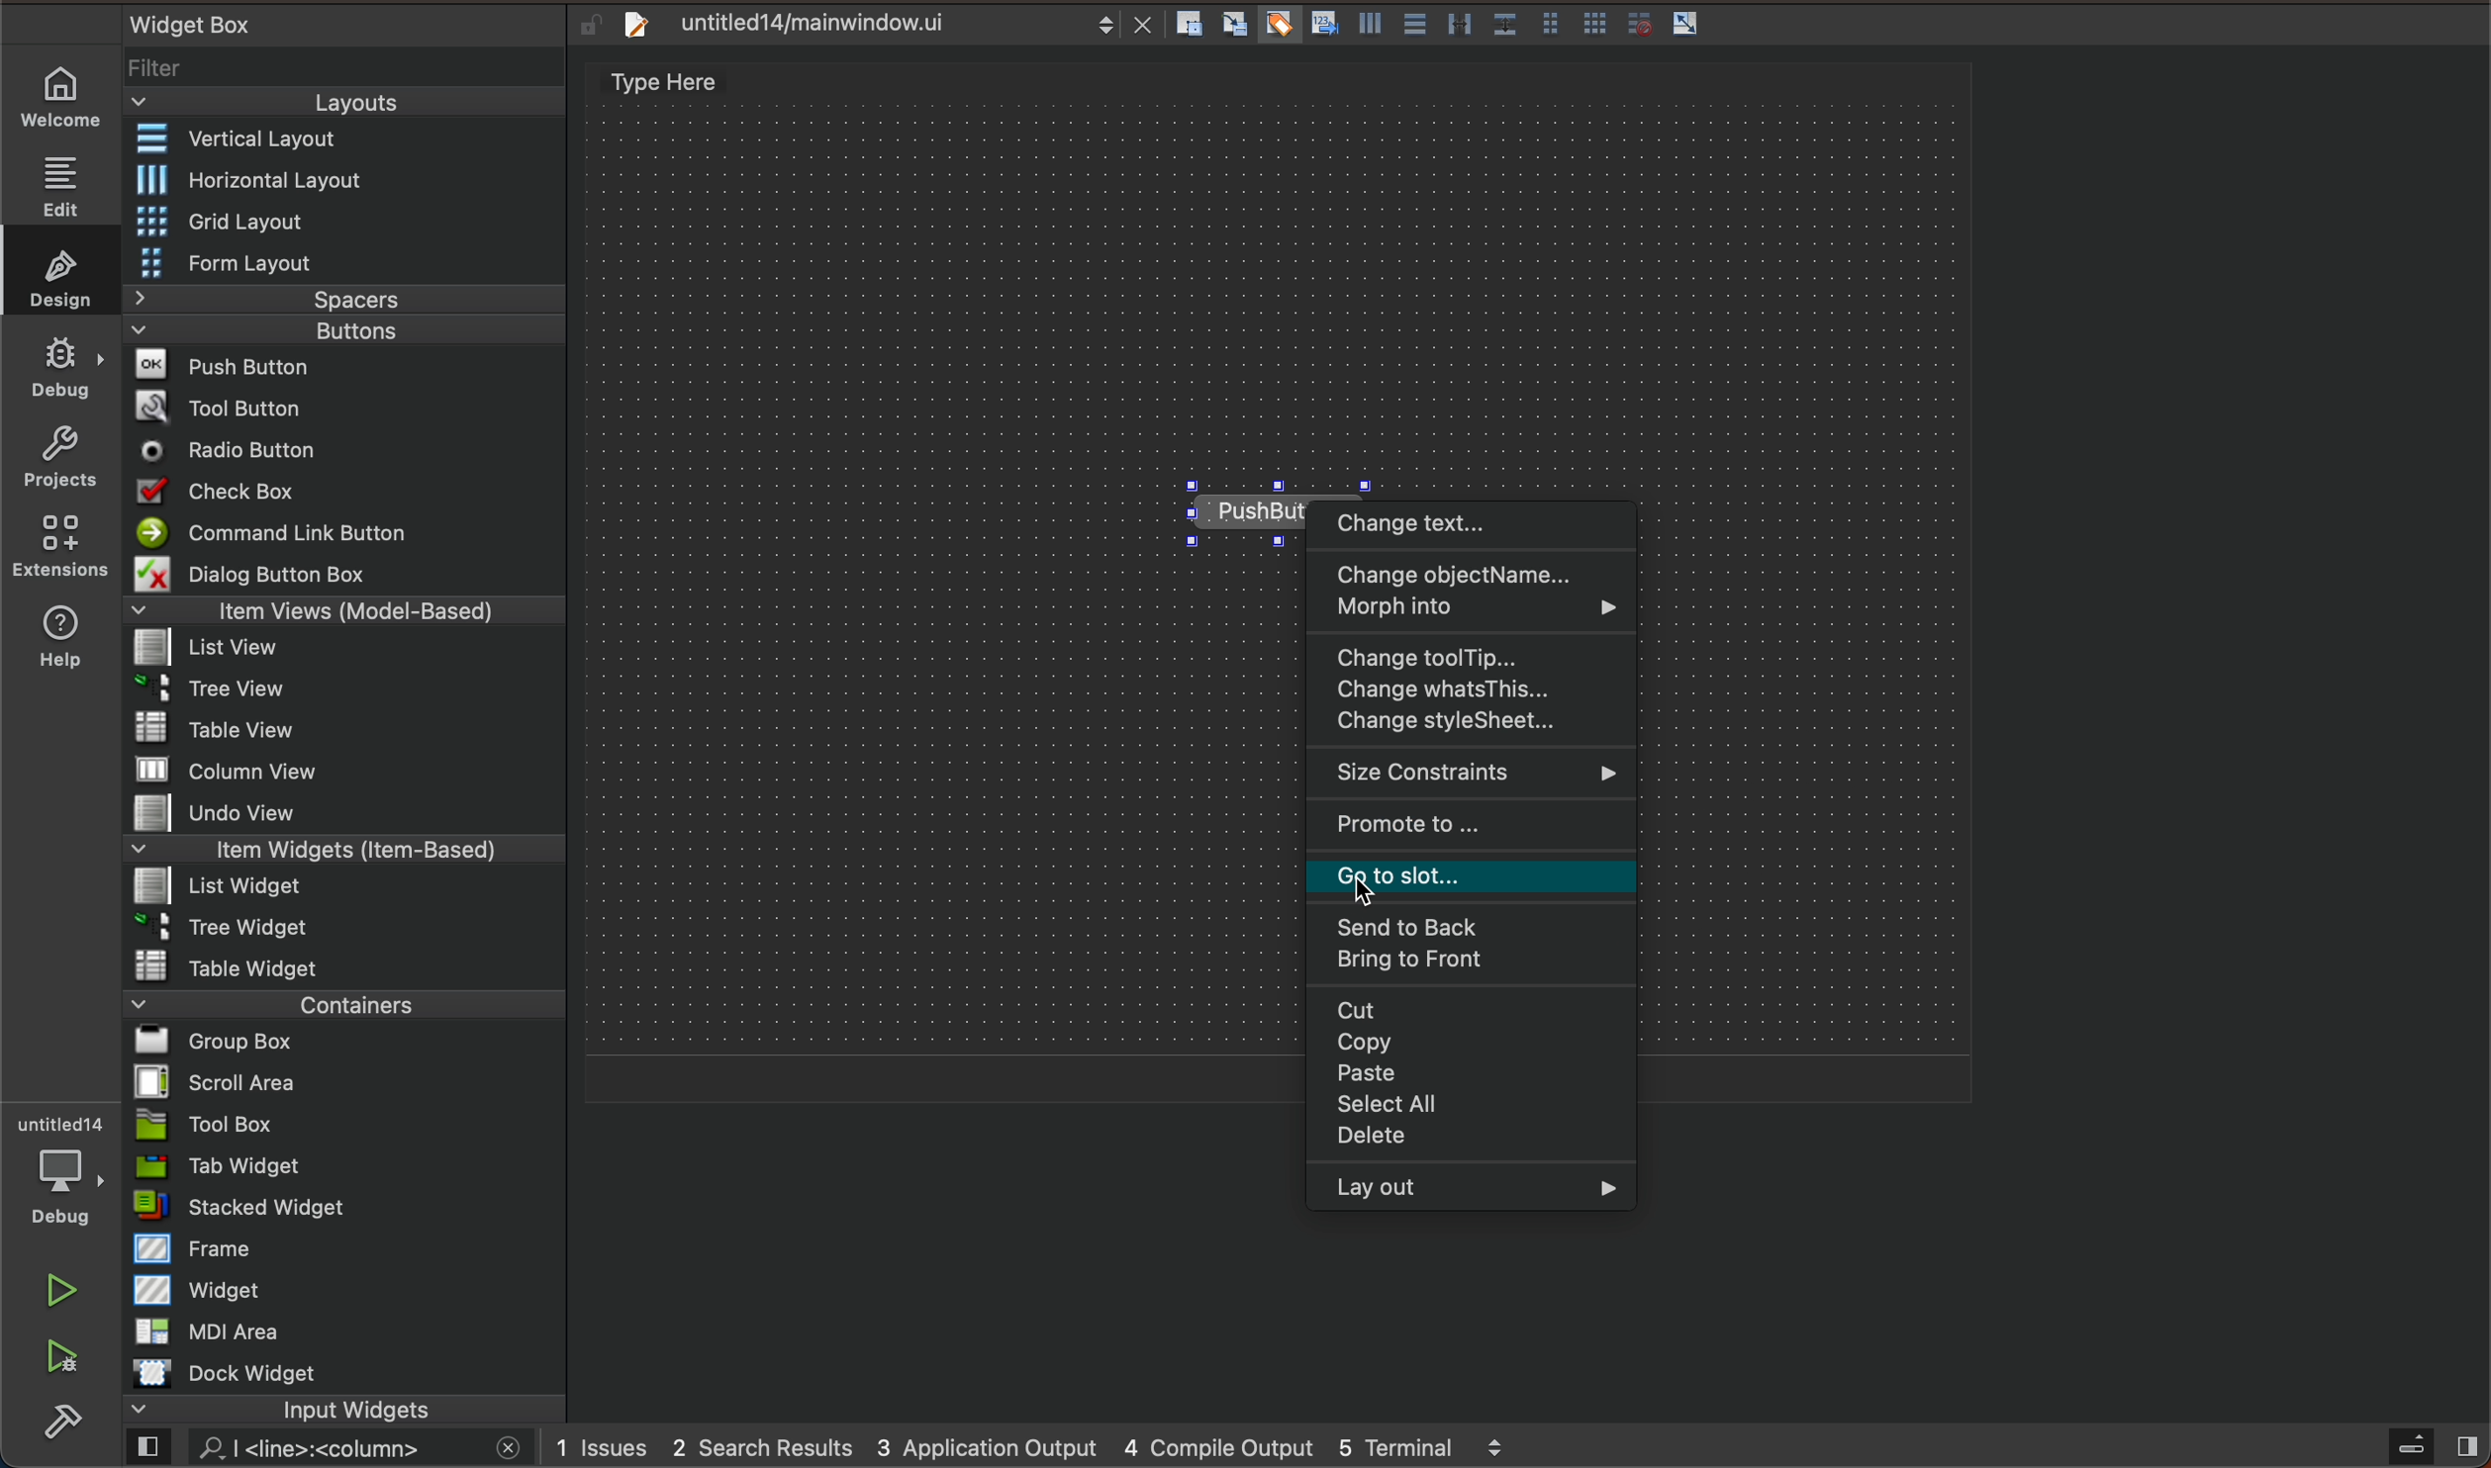  I want to click on WELCOME, so click(62, 101).